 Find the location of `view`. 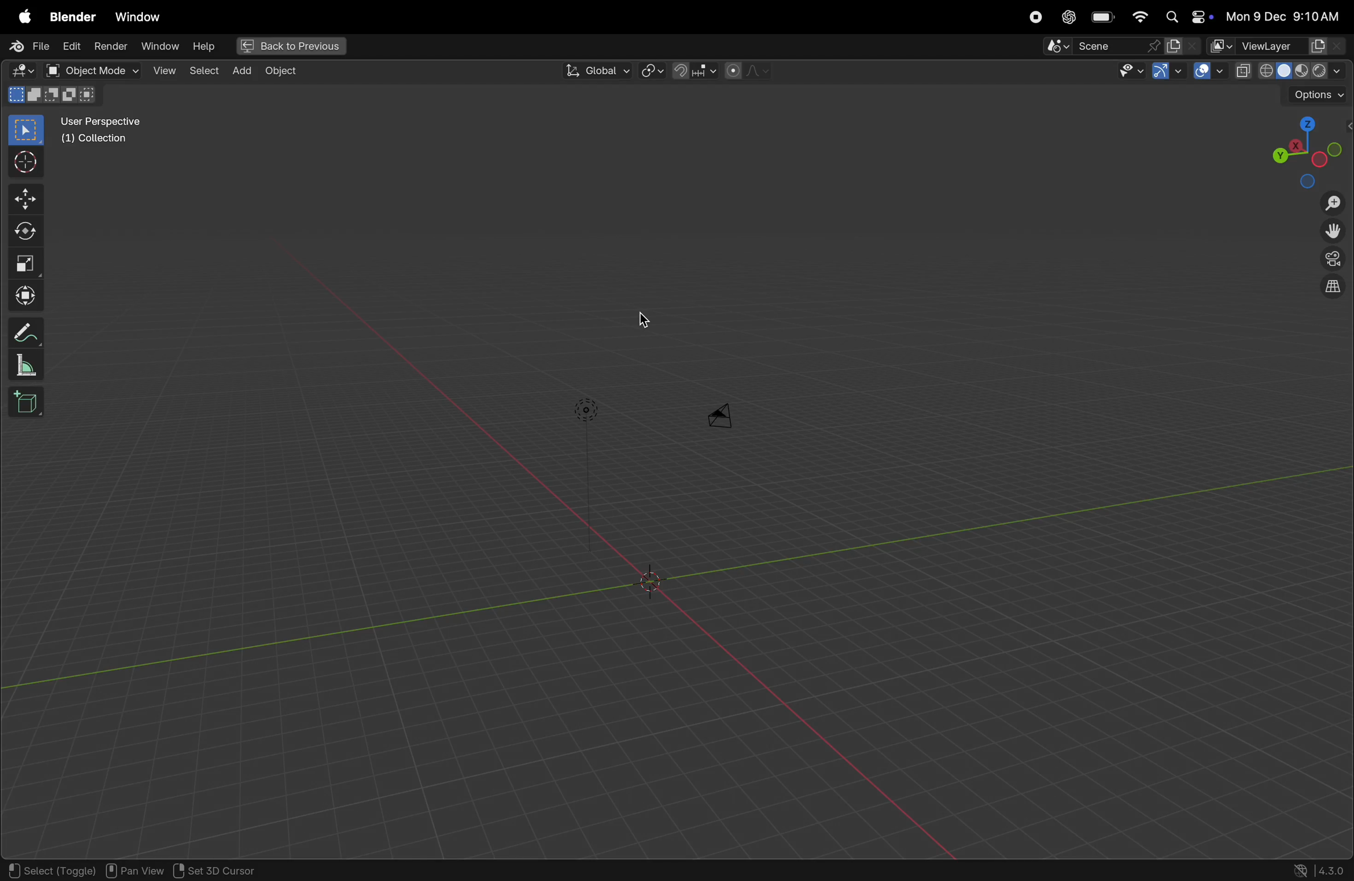

view is located at coordinates (164, 70).